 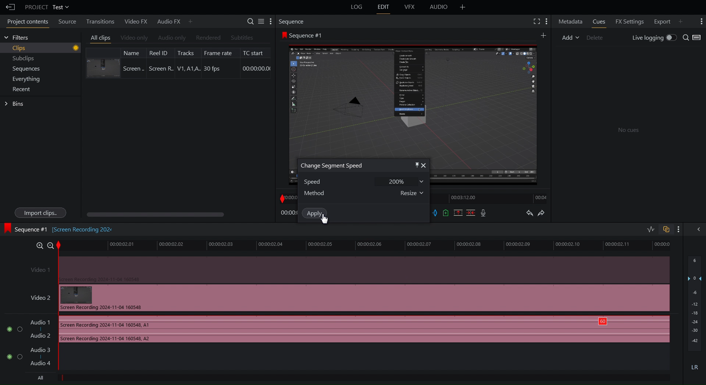 I want to click on Rendered, so click(x=207, y=38).